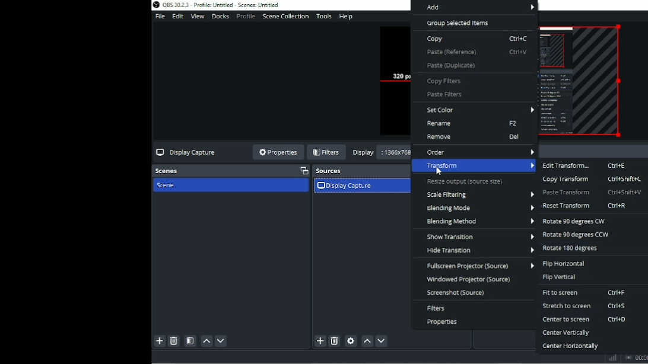  What do you see at coordinates (246, 17) in the screenshot?
I see `Profile` at bounding box center [246, 17].